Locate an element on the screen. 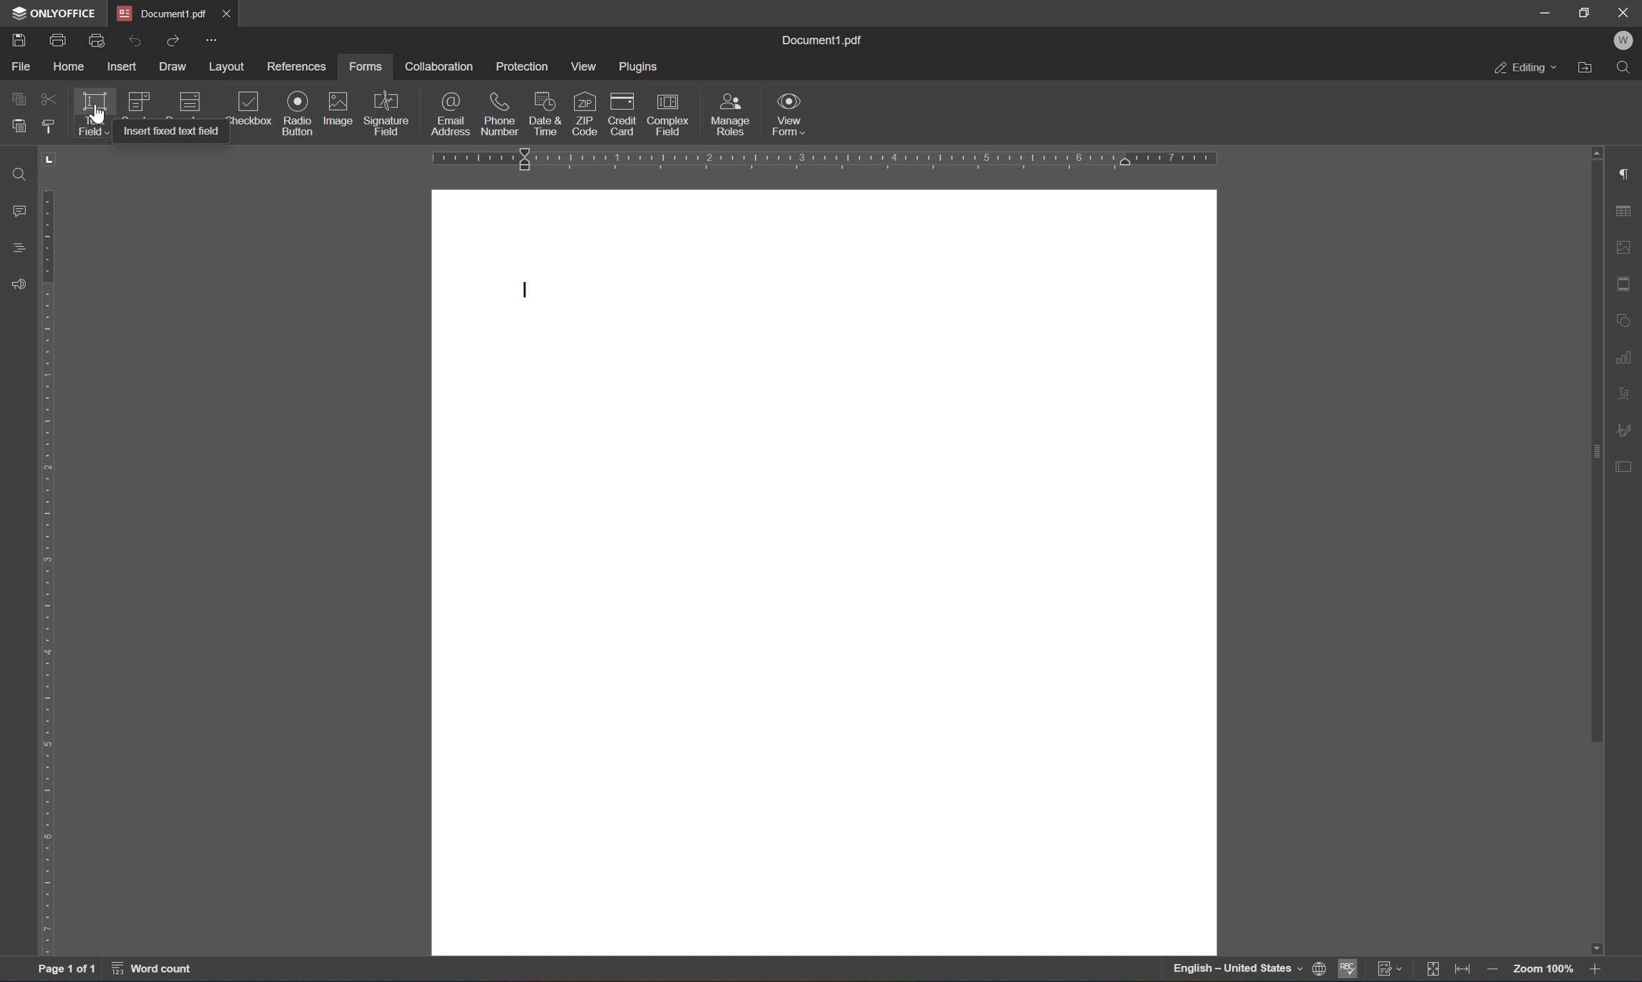 The width and height of the screenshot is (1642, 982). undo is located at coordinates (136, 42).